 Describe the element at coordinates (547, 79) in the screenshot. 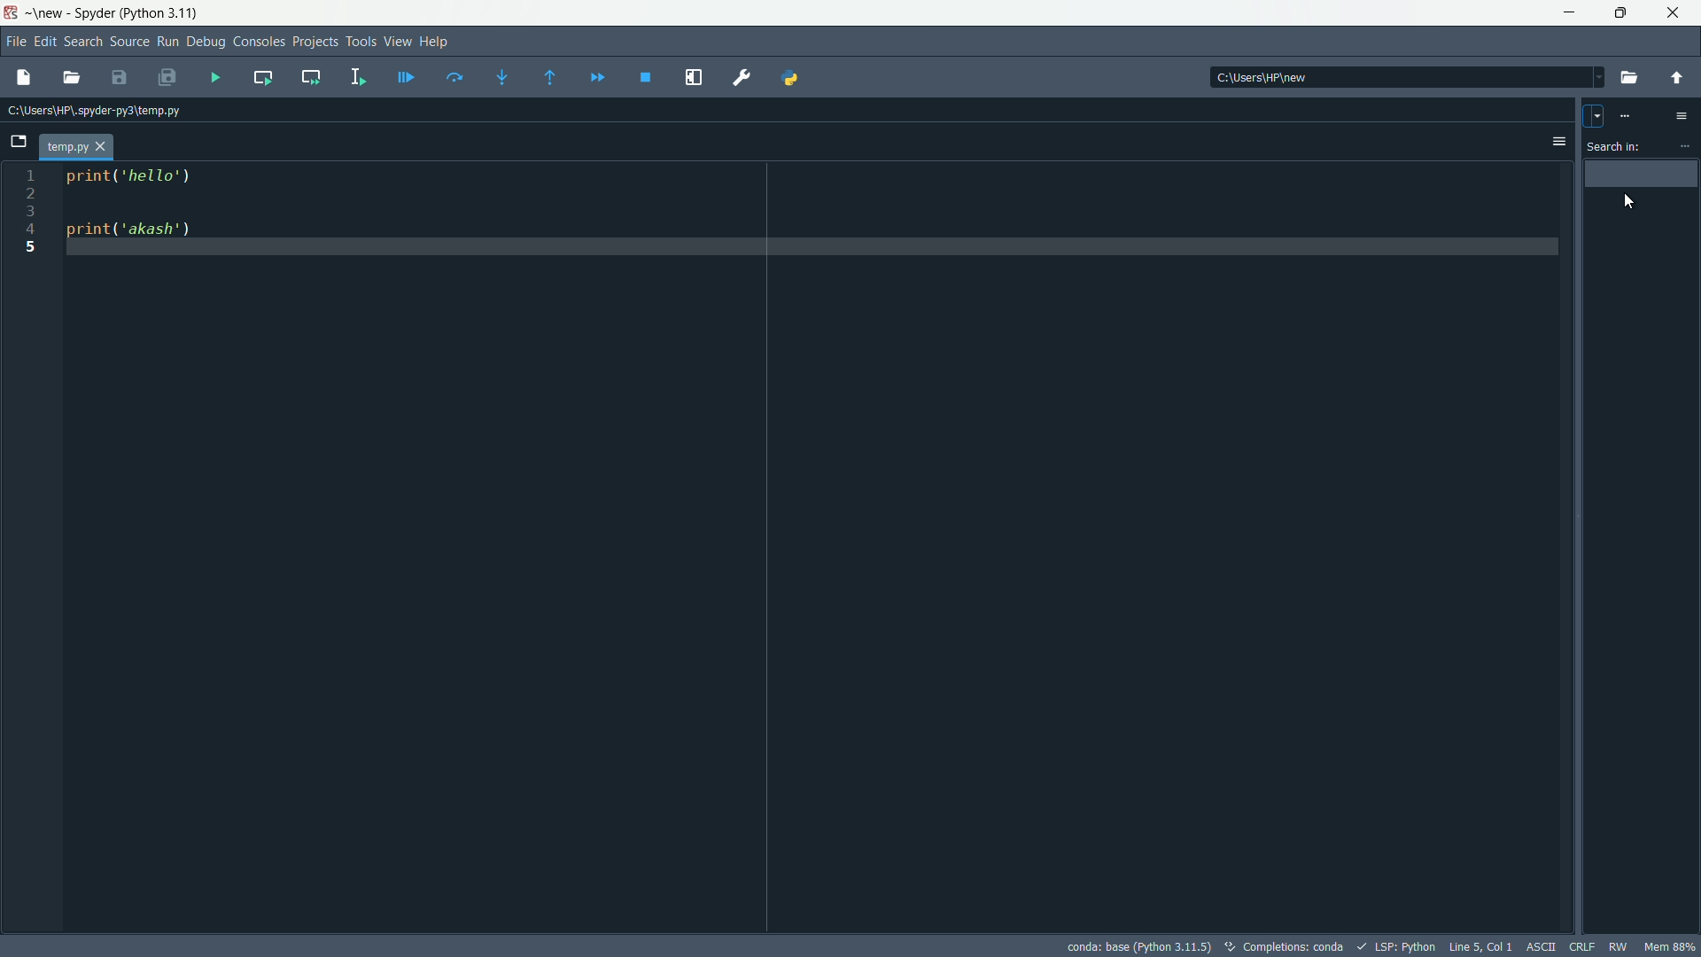

I see `Run until current function` at that location.